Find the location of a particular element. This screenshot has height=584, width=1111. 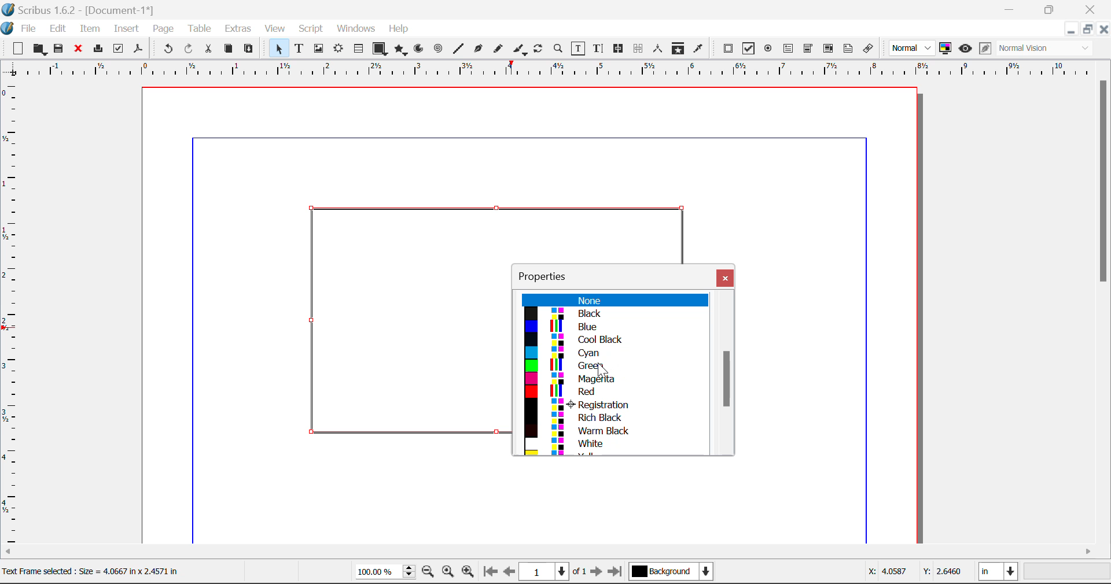

Close is located at coordinates (725, 278).